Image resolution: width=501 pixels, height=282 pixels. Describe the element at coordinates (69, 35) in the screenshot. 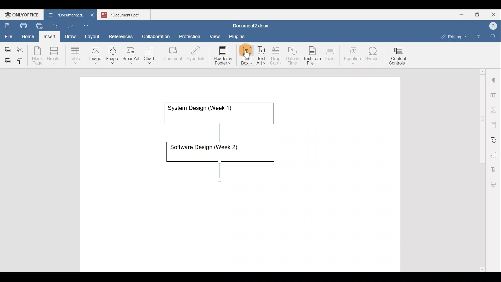

I see `Draw` at that location.